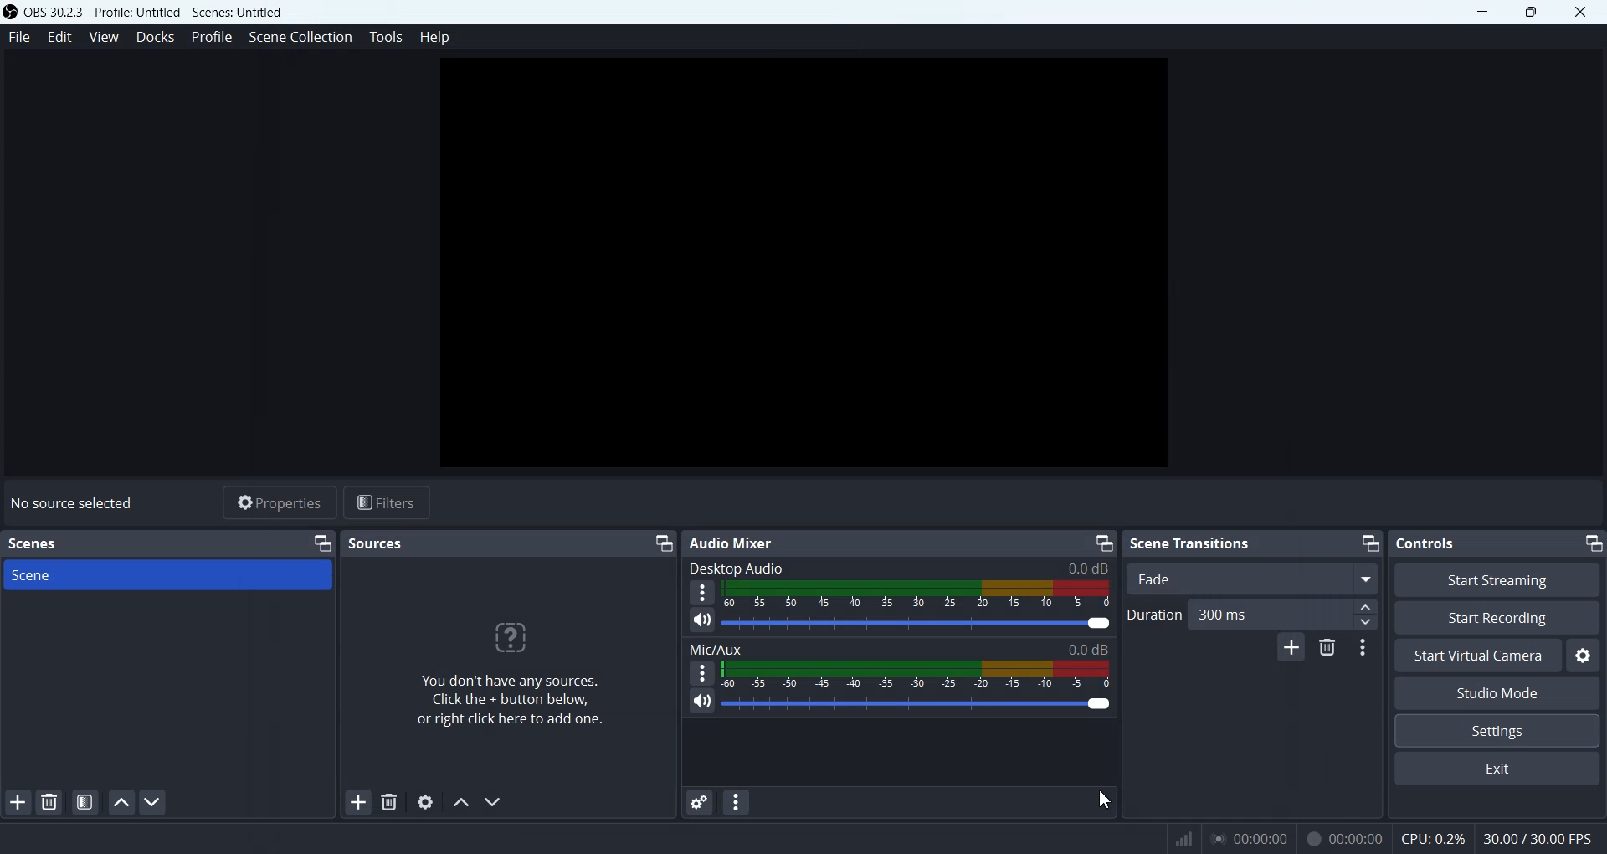  Describe the element at coordinates (1250, 837) in the screenshot. I see `00:00:00` at that location.